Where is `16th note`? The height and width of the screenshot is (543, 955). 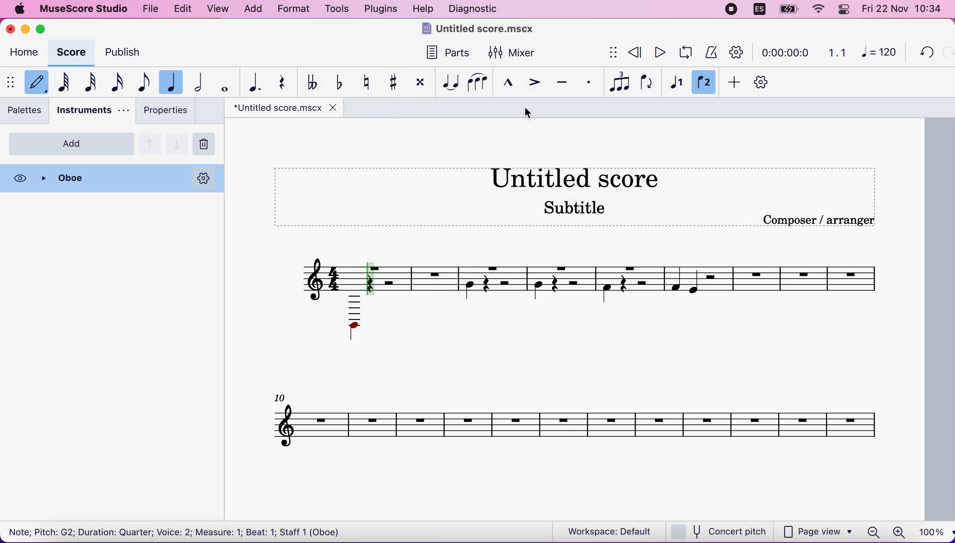
16th note is located at coordinates (120, 82).